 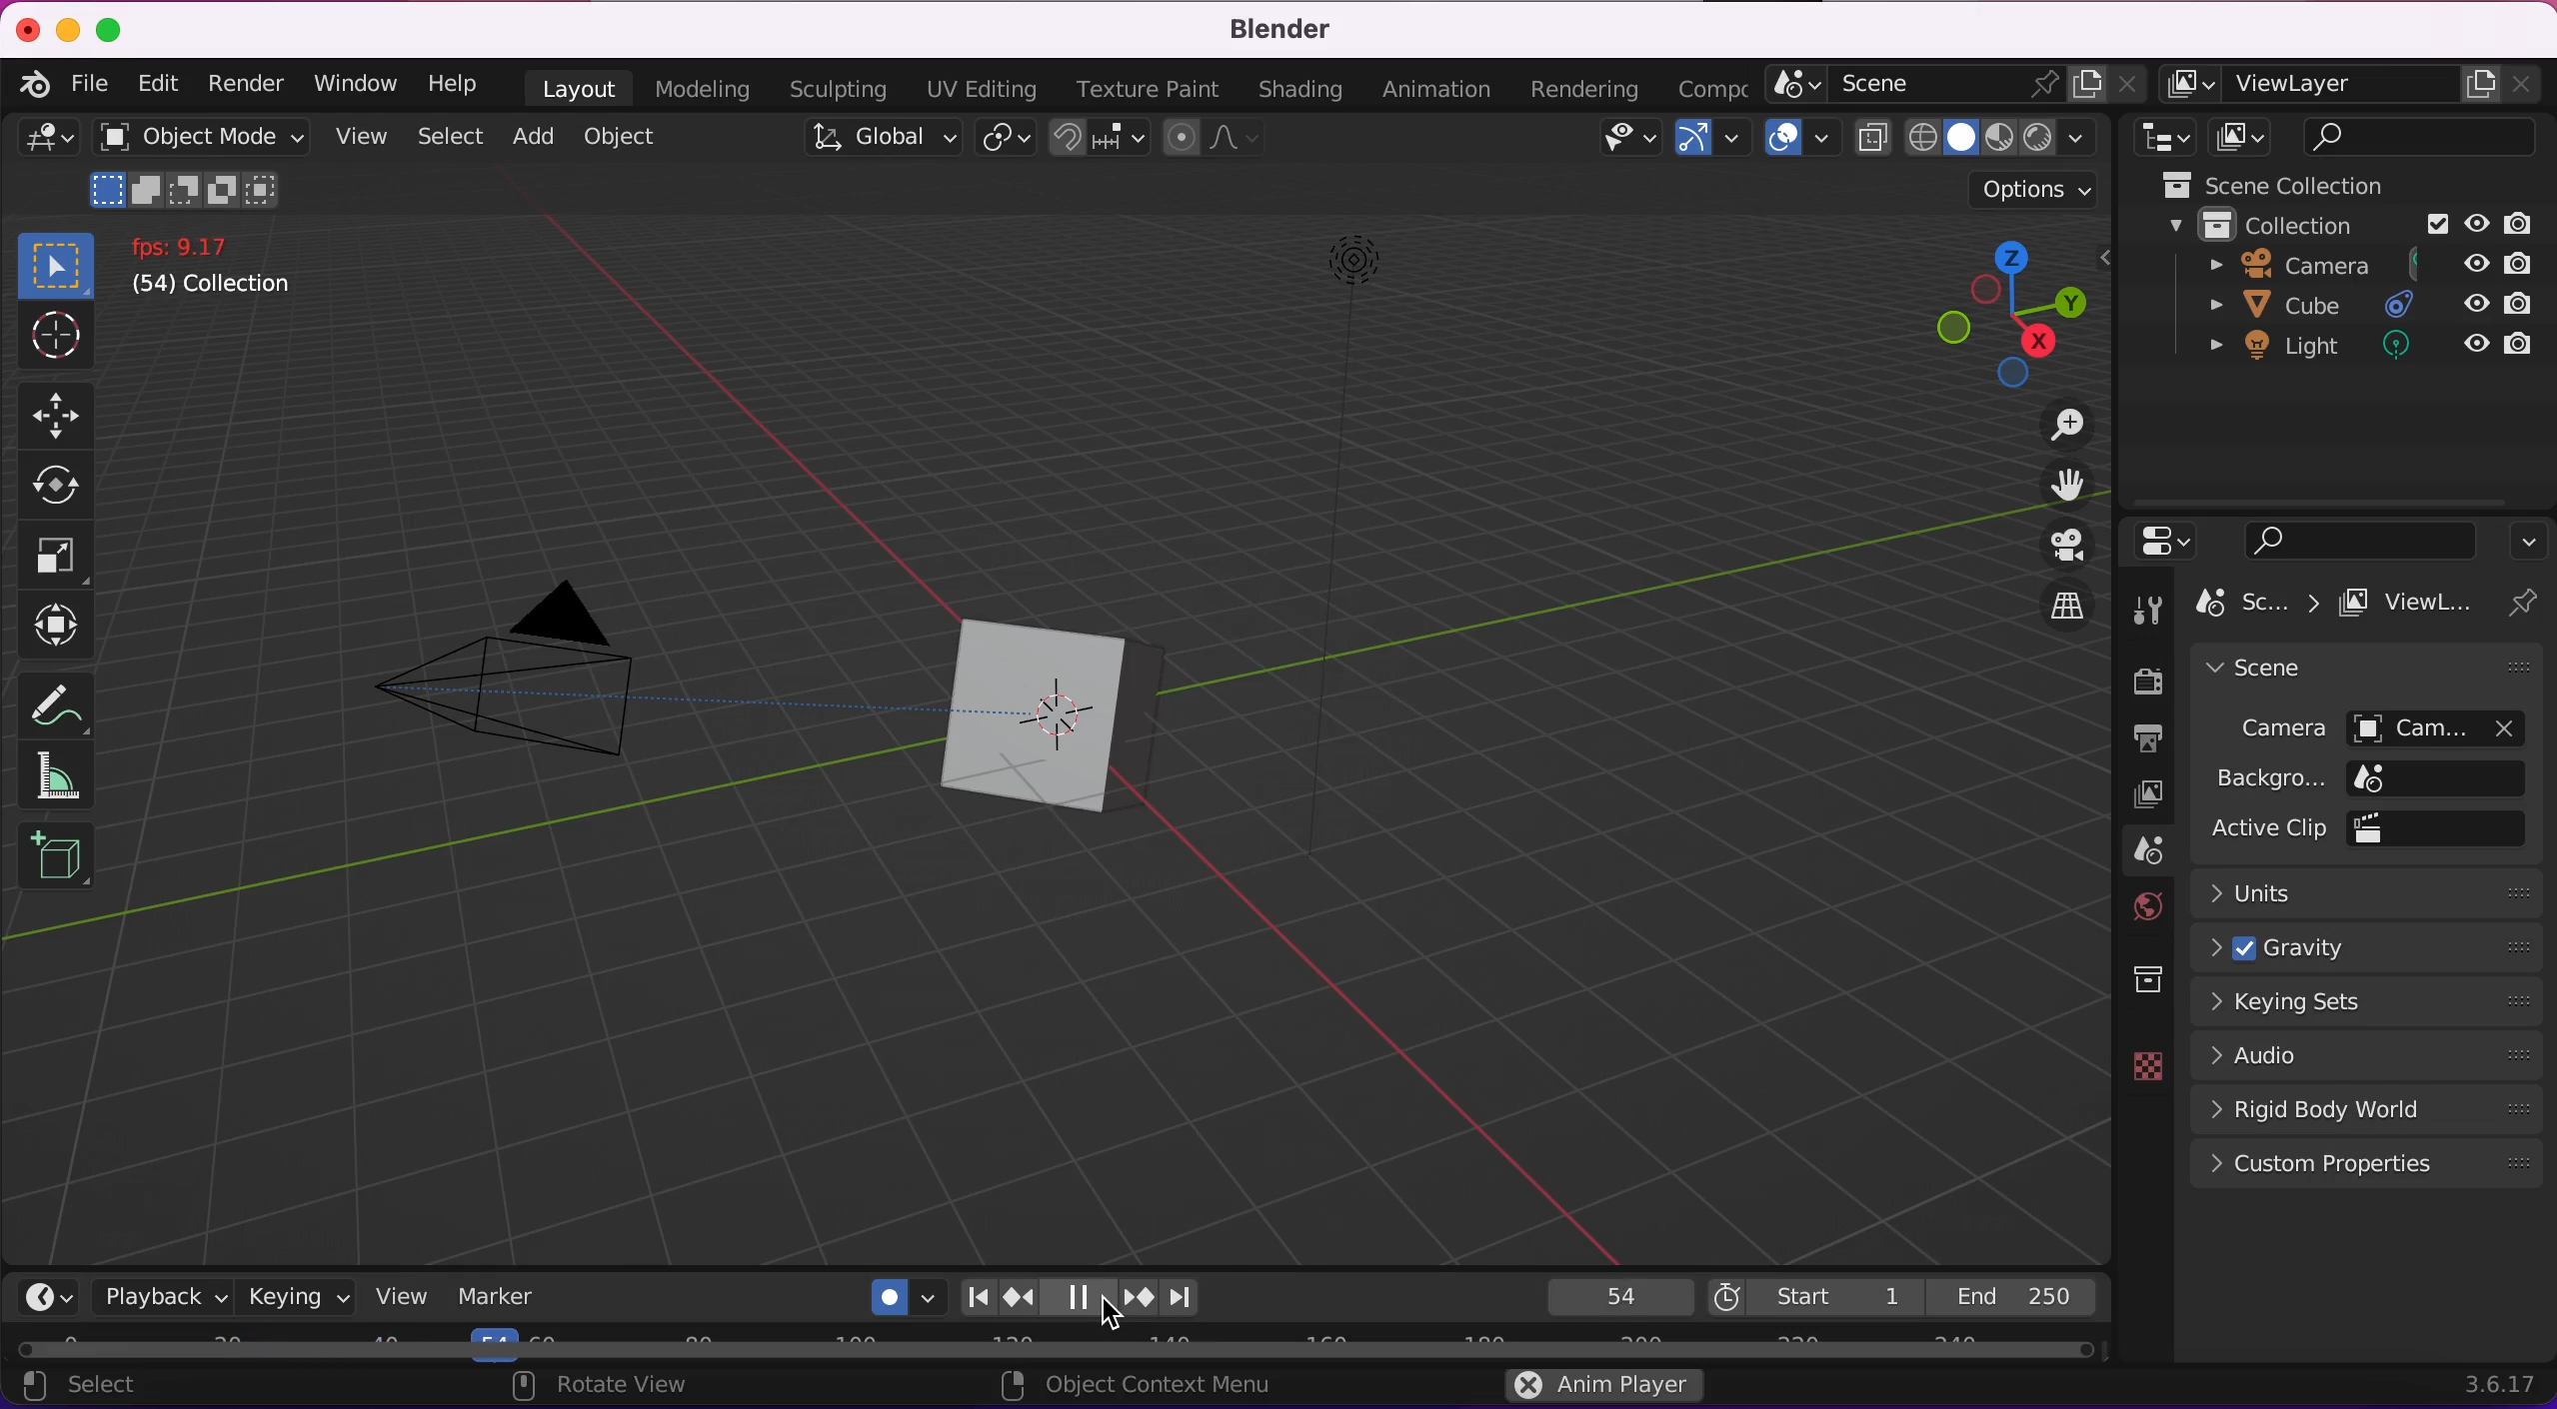 What do you see at coordinates (2360, 829) in the screenshot?
I see `active clip` at bounding box center [2360, 829].